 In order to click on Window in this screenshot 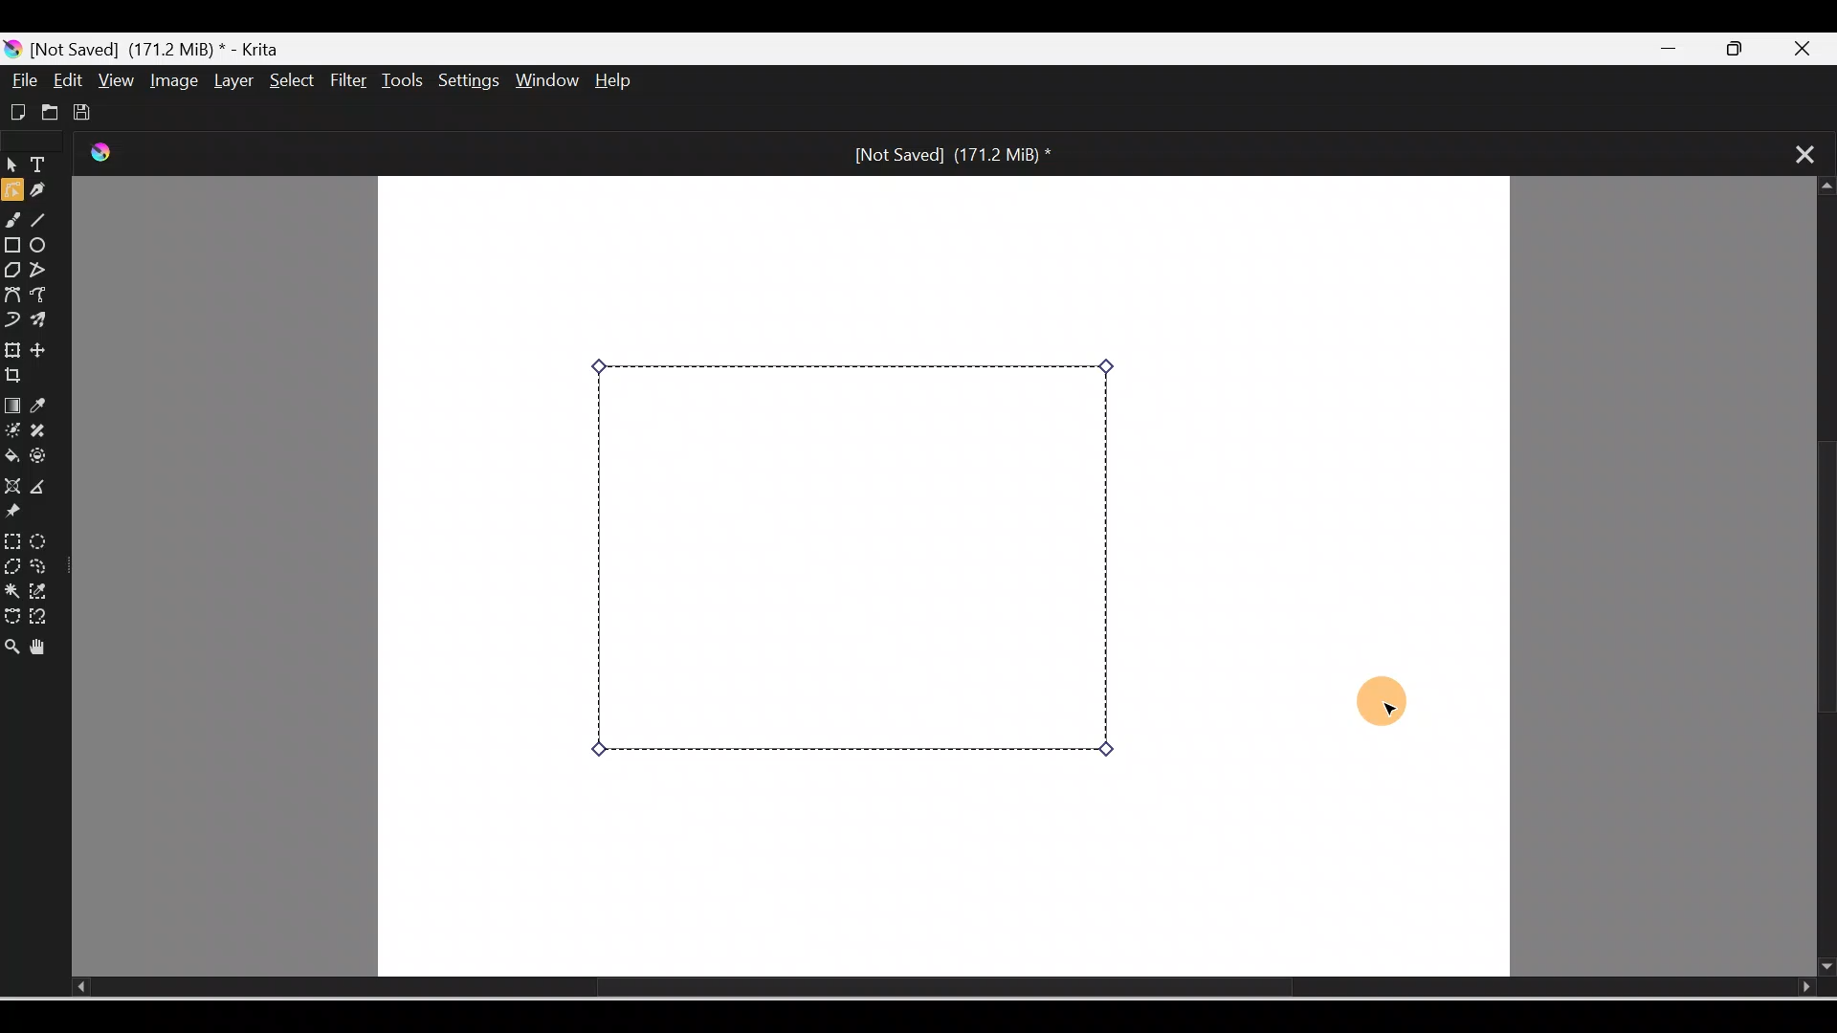, I will do `click(550, 82)`.